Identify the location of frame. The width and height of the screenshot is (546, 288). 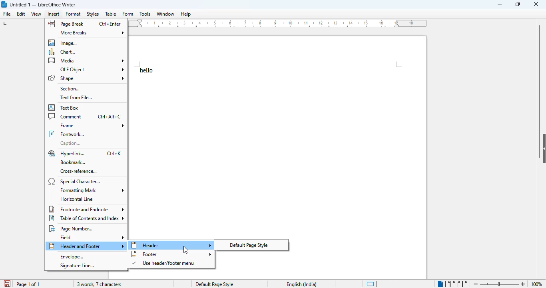
(92, 126).